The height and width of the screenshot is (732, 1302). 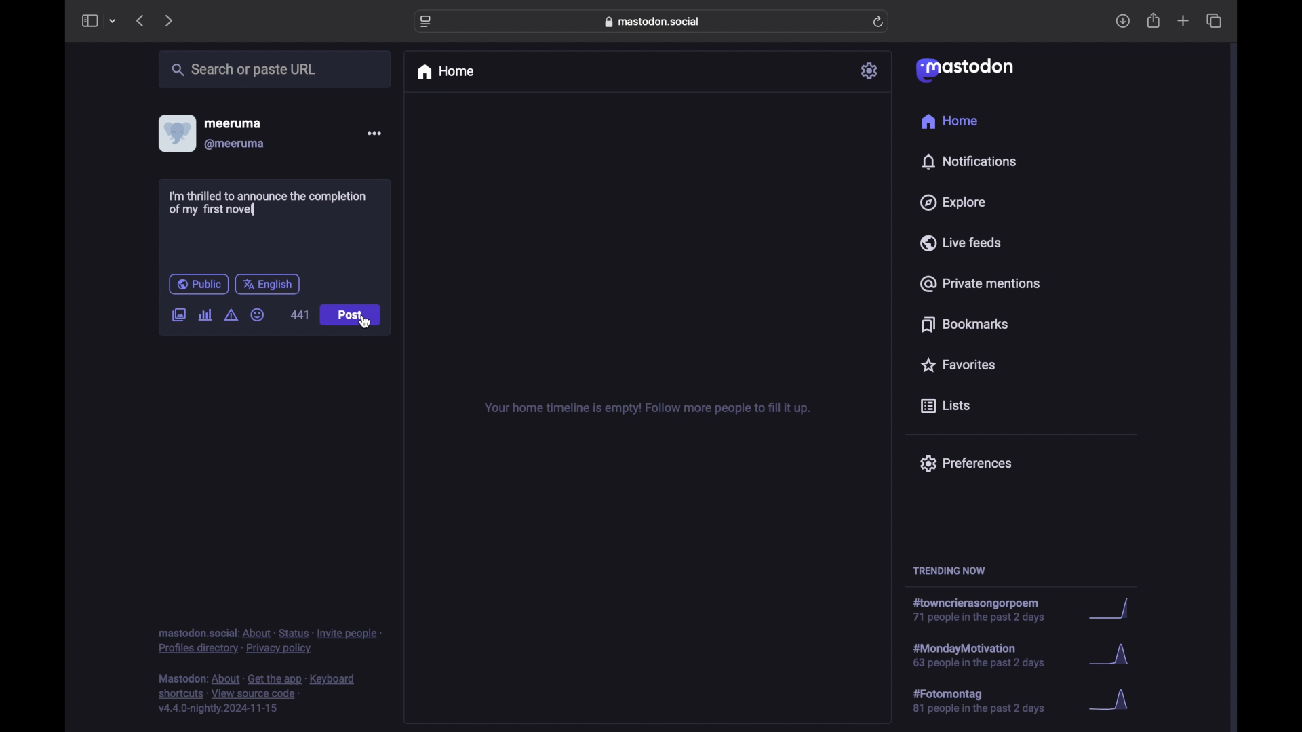 I want to click on text cursor, so click(x=256, y=207).